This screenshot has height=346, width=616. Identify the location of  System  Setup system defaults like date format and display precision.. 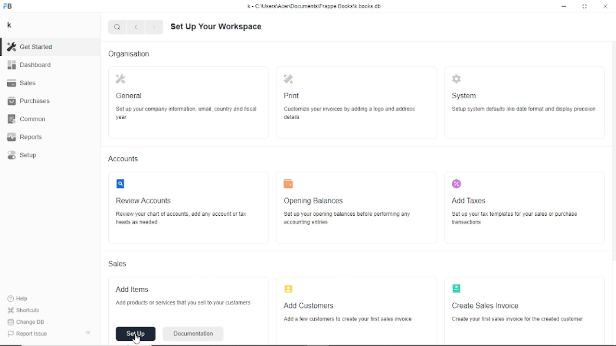
(524, 96).